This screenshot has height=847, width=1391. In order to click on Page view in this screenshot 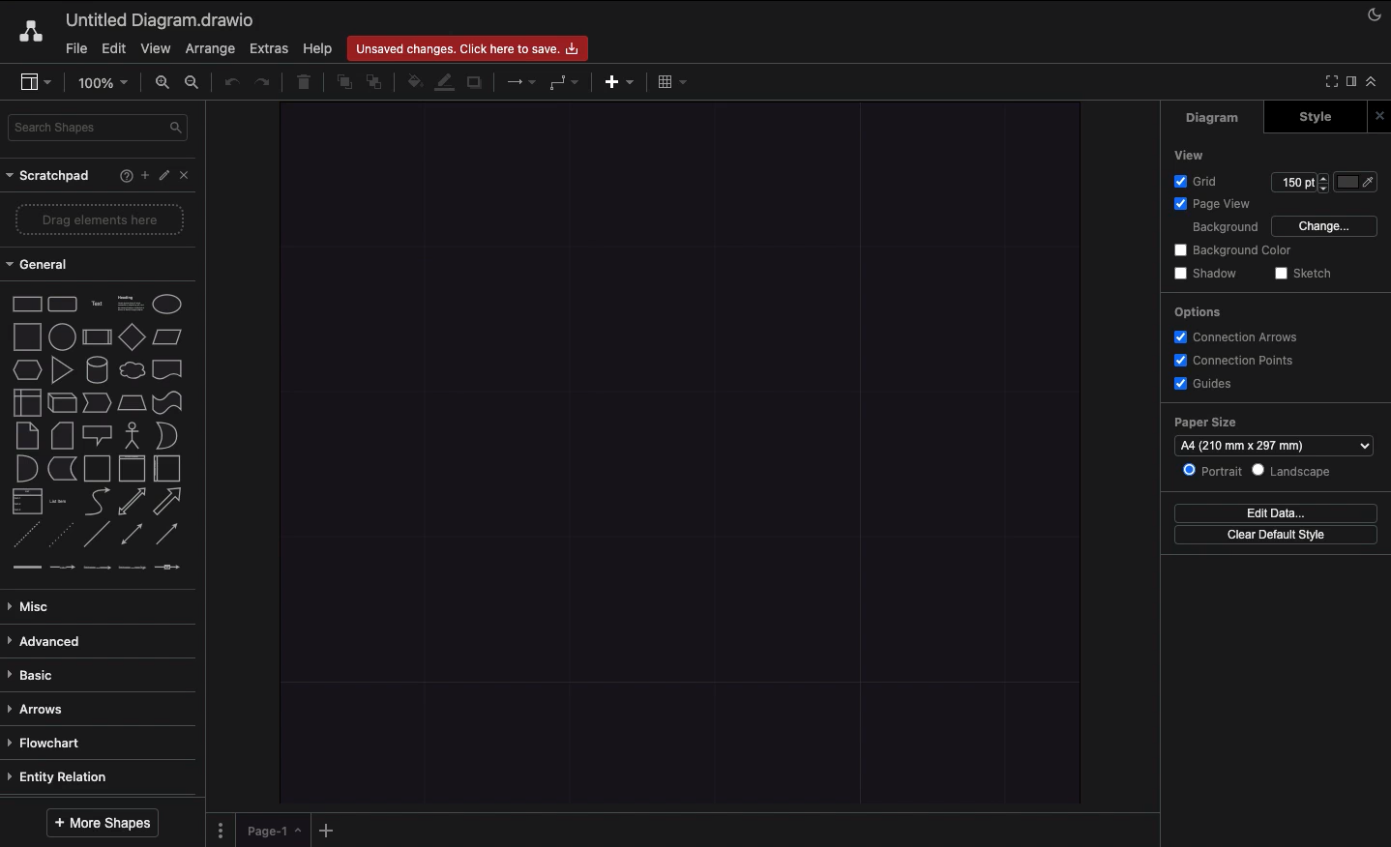, I will do `click(1213, 205)`.